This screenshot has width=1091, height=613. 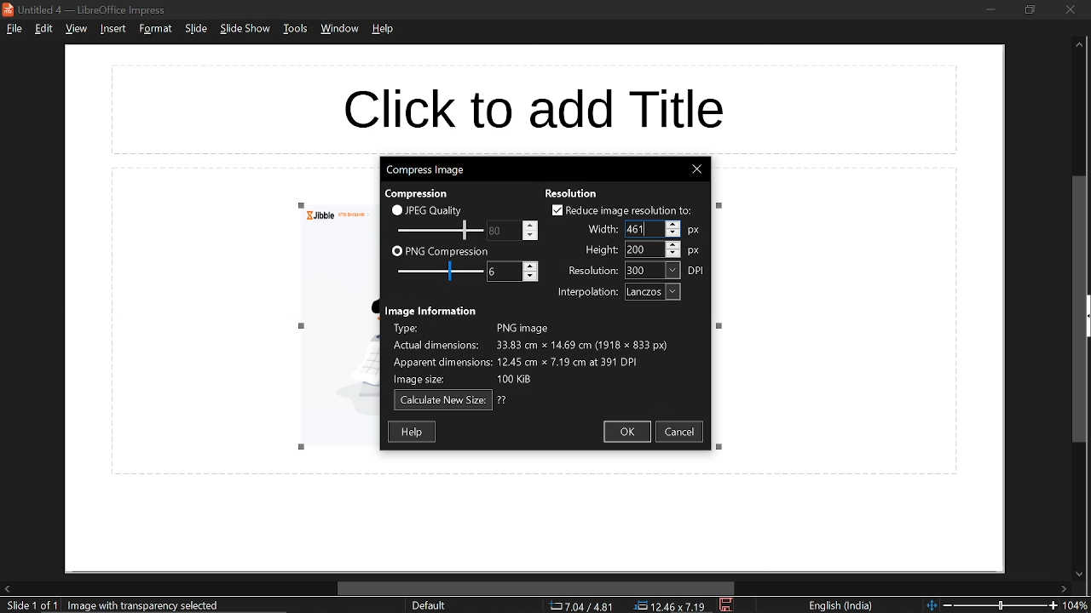 I want to click on format, so click(x=155, y=29).